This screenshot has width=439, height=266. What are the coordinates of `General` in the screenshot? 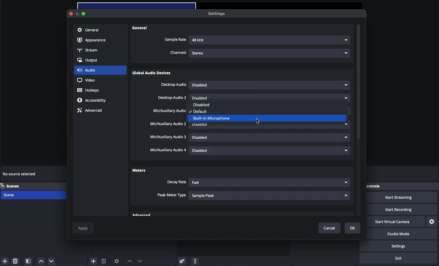 It's located at (88, 30).